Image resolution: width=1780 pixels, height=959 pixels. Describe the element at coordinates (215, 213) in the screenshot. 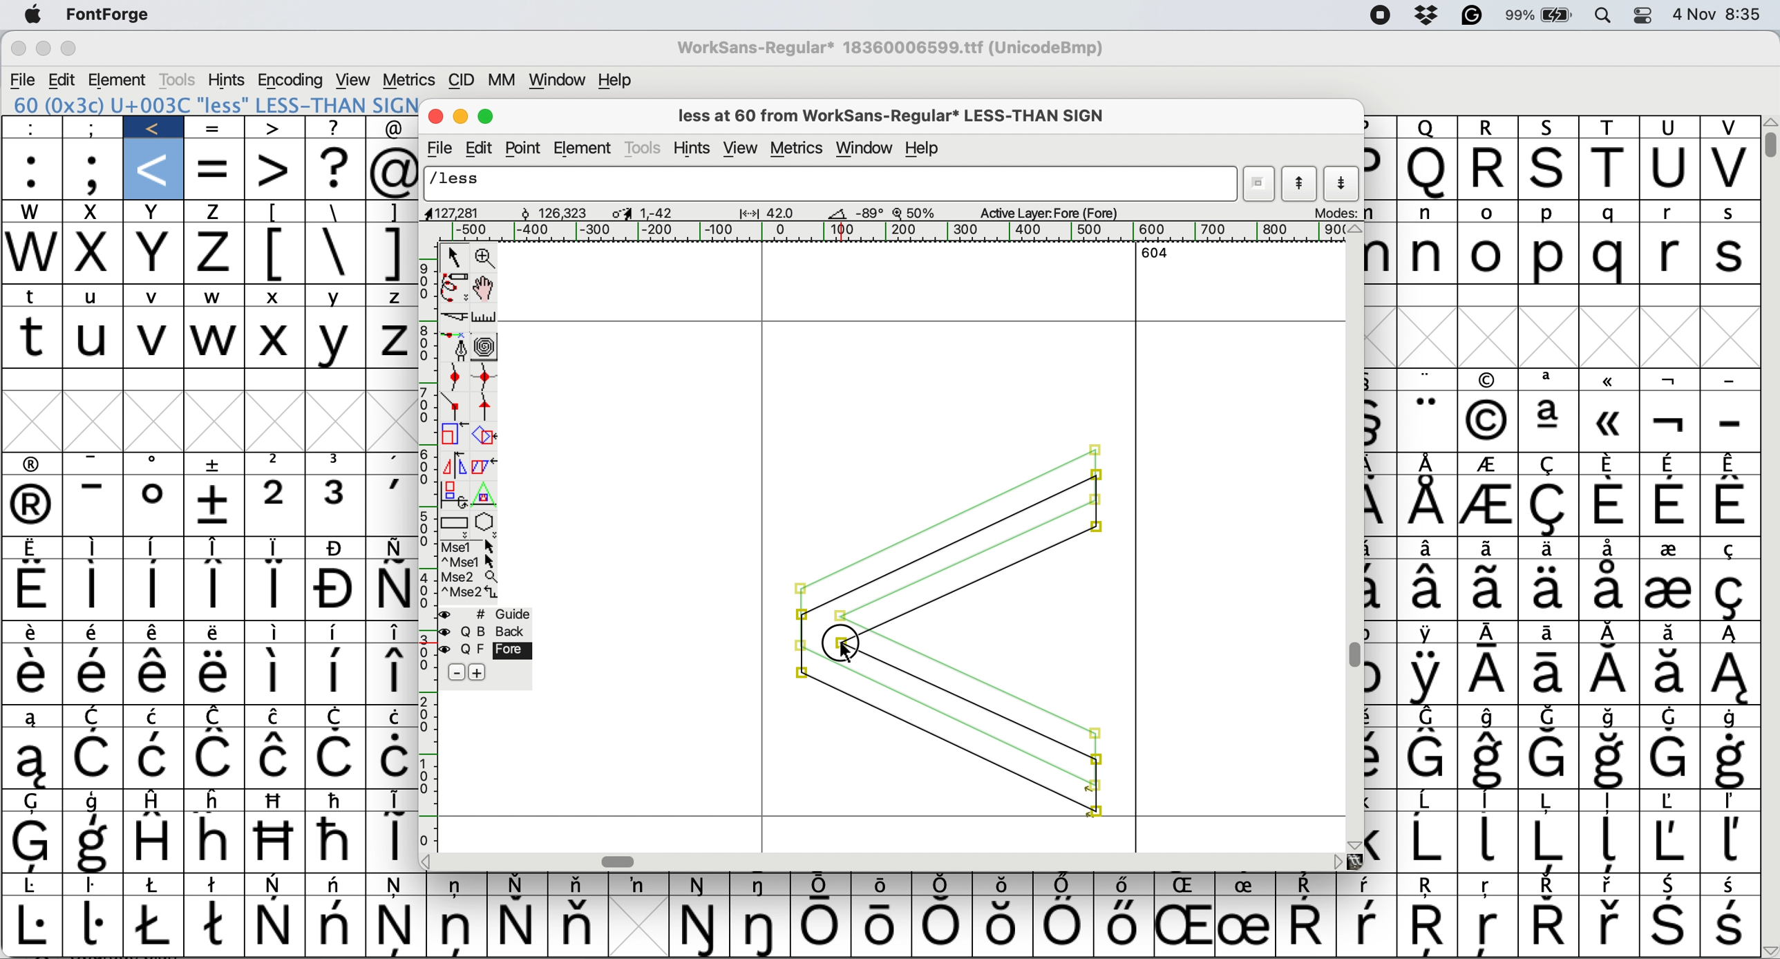

I see `z` at that location.